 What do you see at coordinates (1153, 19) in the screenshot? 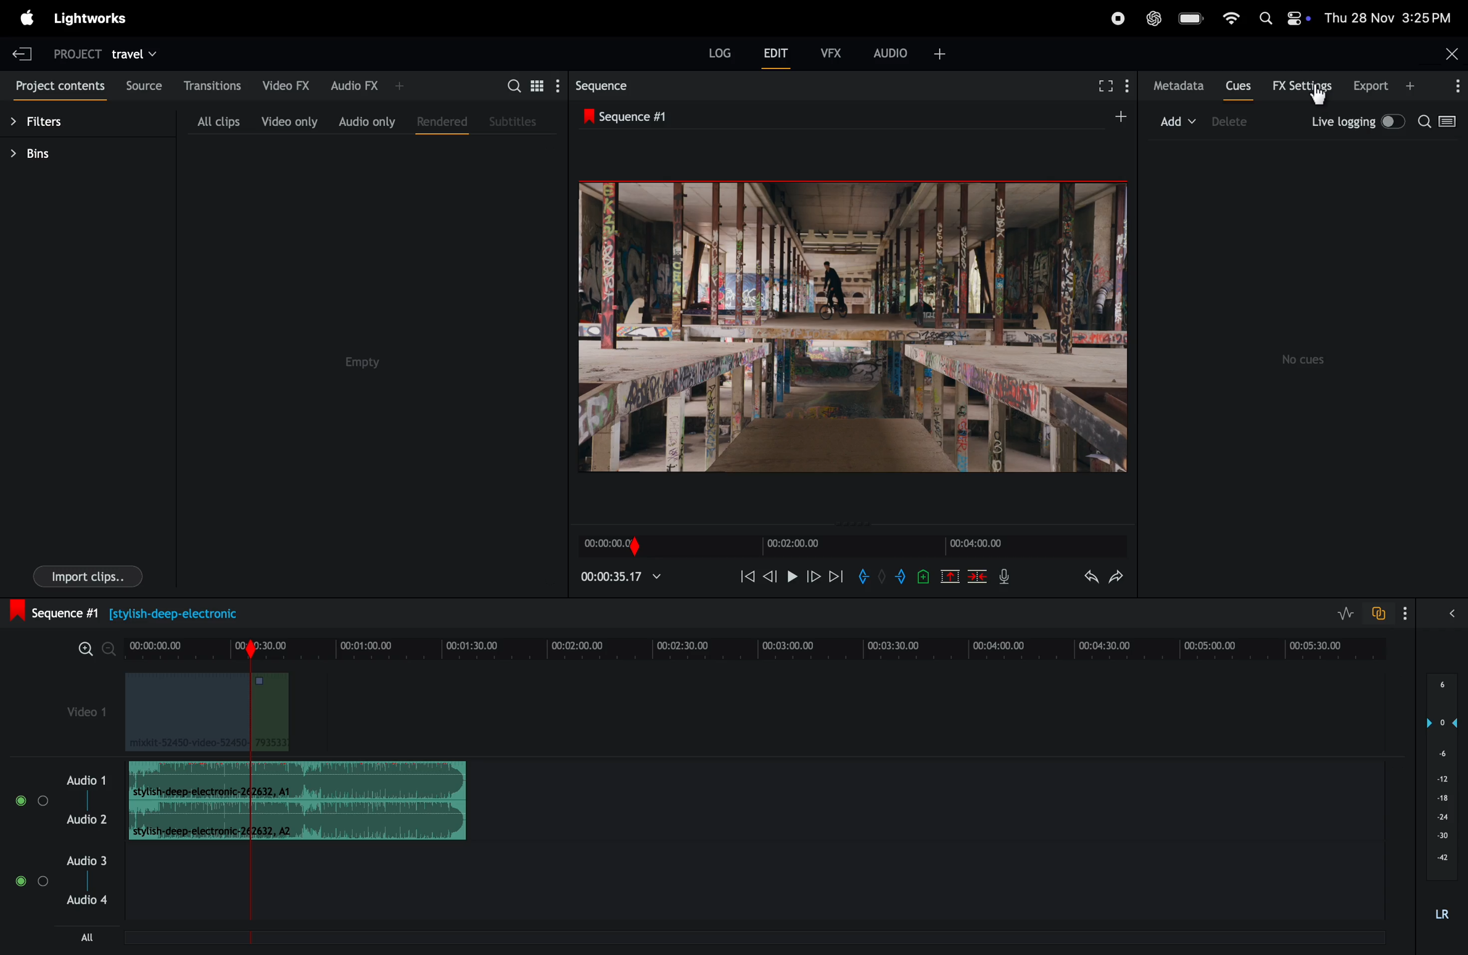
I see `chatgpt` at bounding box center [1153, 19].